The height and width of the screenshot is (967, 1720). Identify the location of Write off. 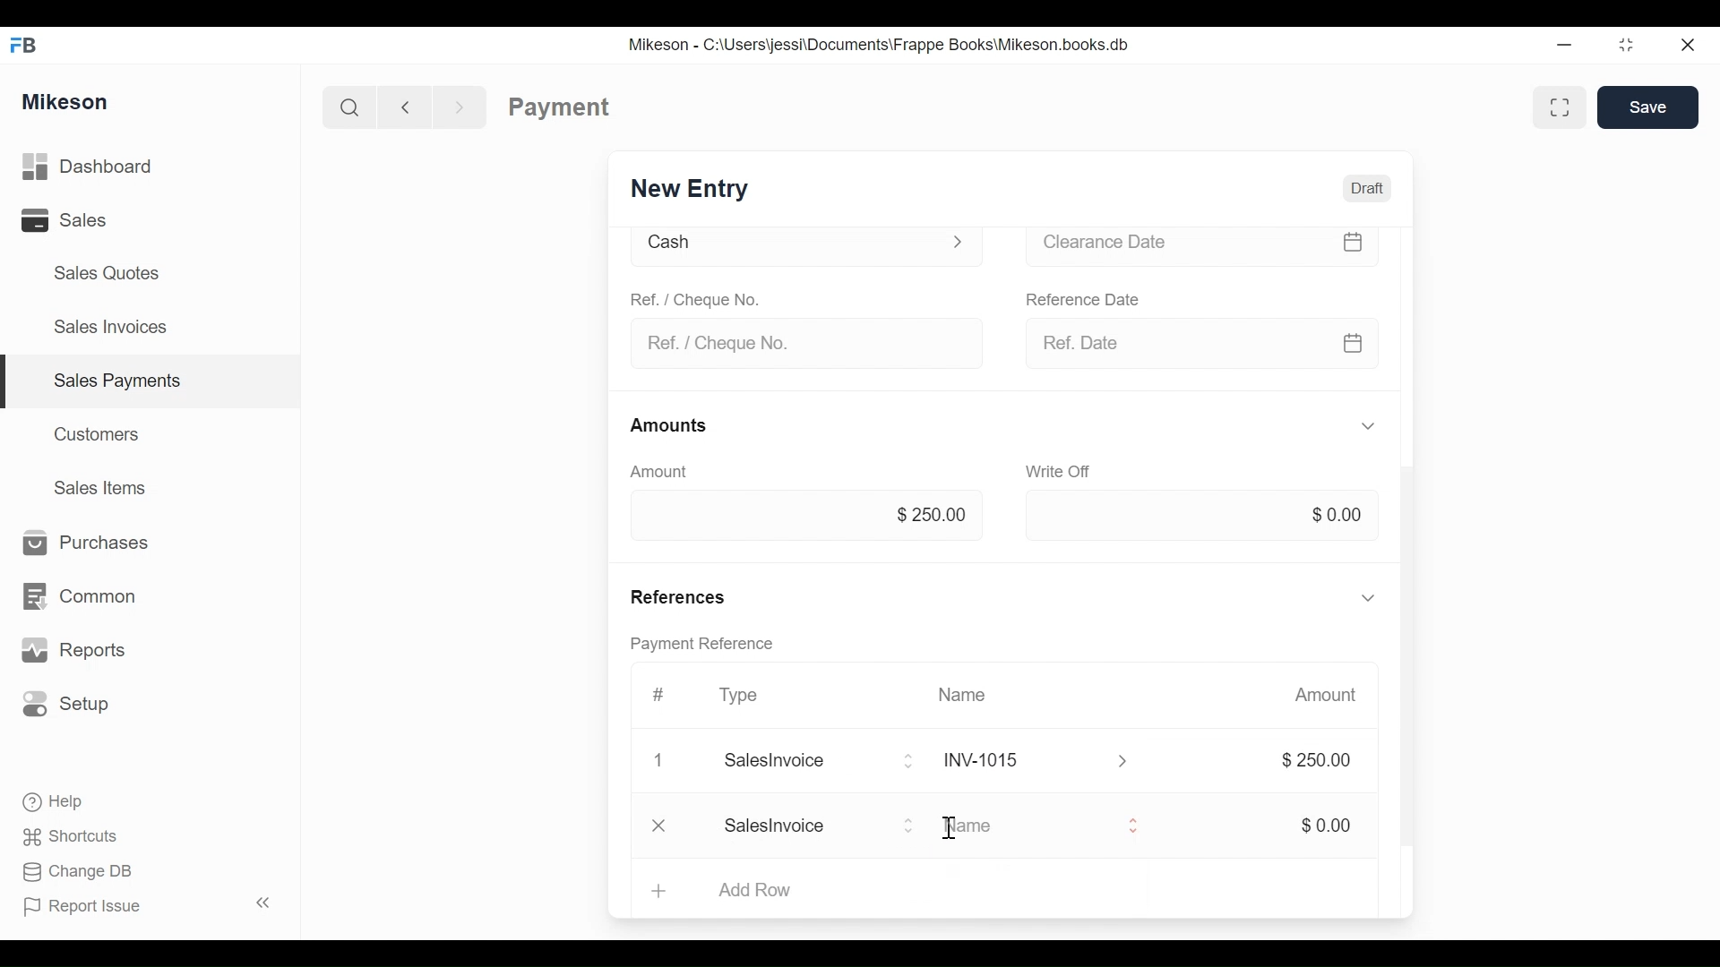
(1061, 474).